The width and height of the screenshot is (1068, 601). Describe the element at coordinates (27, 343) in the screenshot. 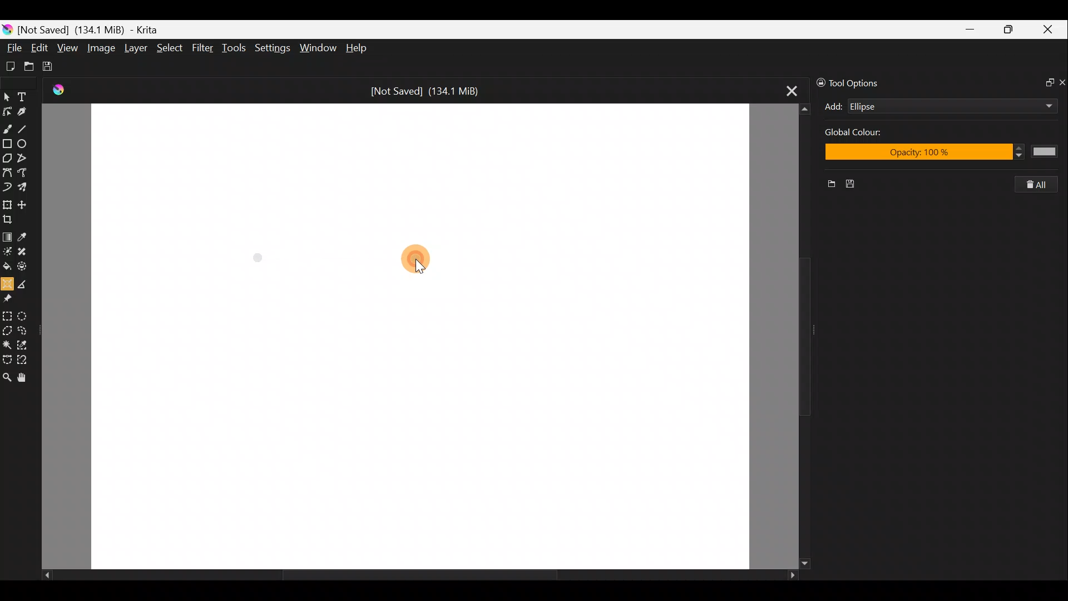

I see `Similar color selection tool` at that location.